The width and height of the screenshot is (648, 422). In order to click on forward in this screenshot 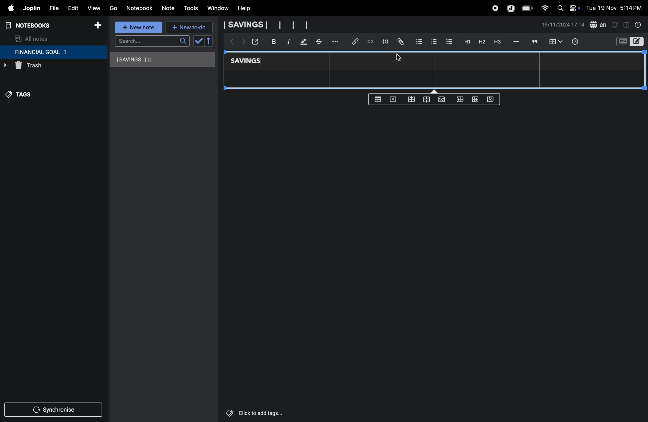, I will do `click(242, 43)`.